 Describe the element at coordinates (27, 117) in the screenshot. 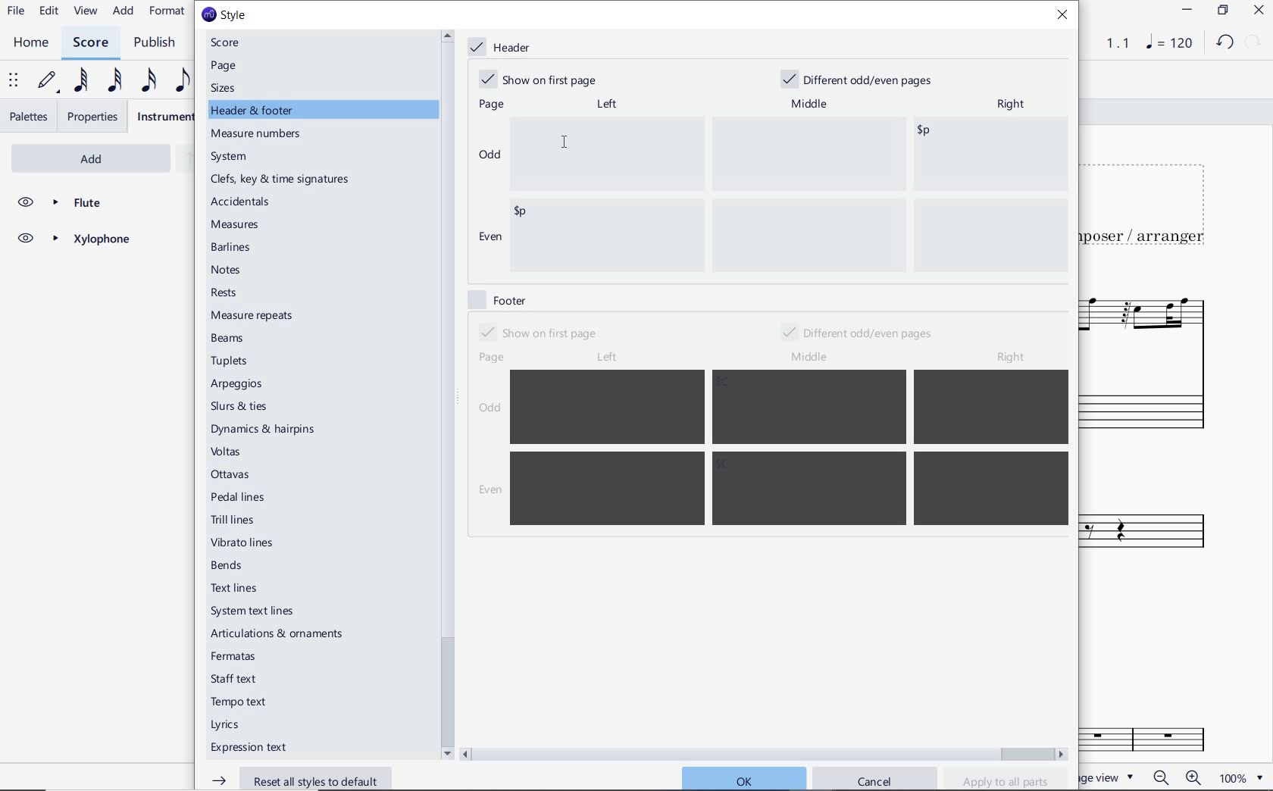

I see `PALETTES` at that location.